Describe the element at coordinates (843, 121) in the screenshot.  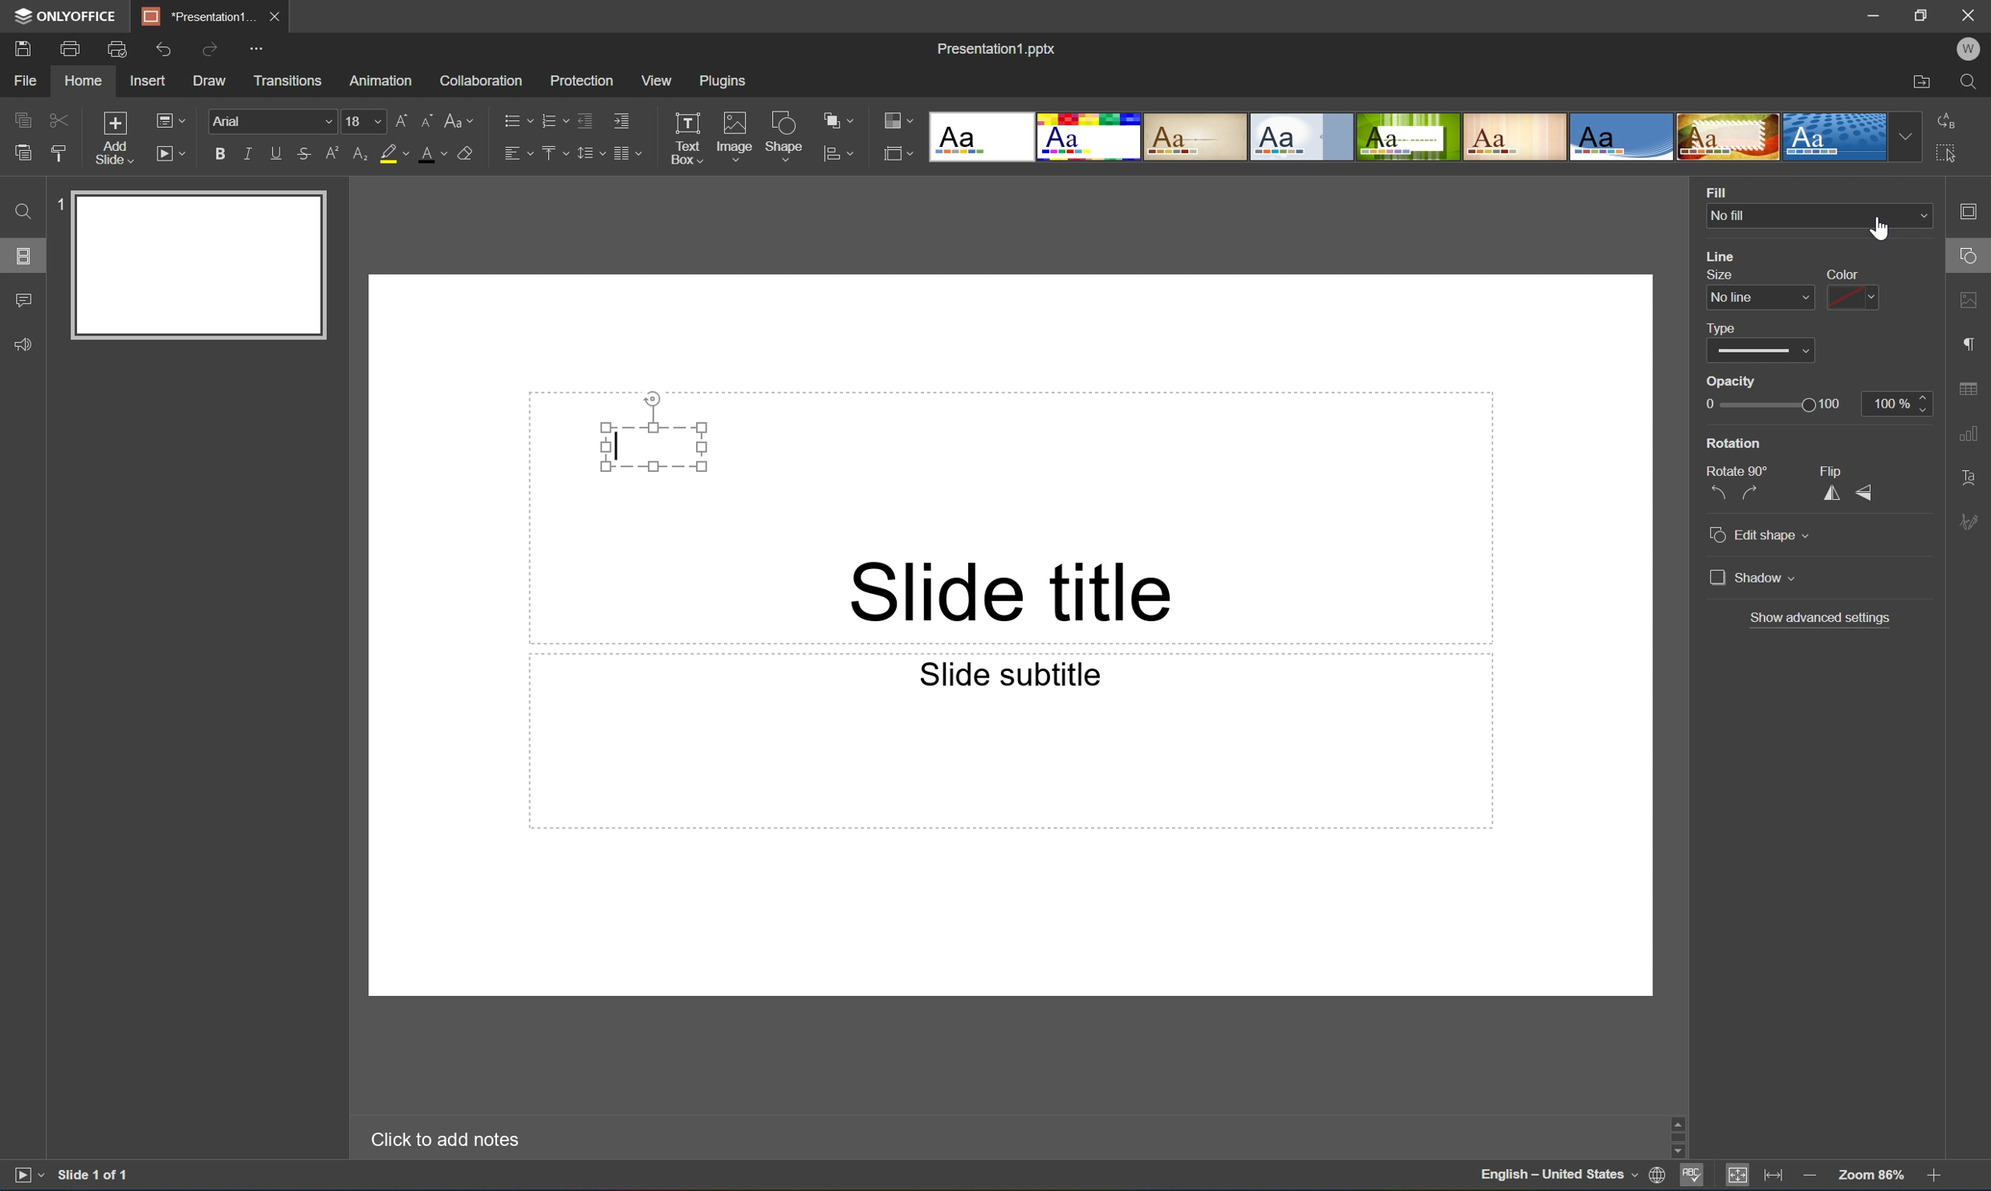
I see `Arrange shape` at that location.